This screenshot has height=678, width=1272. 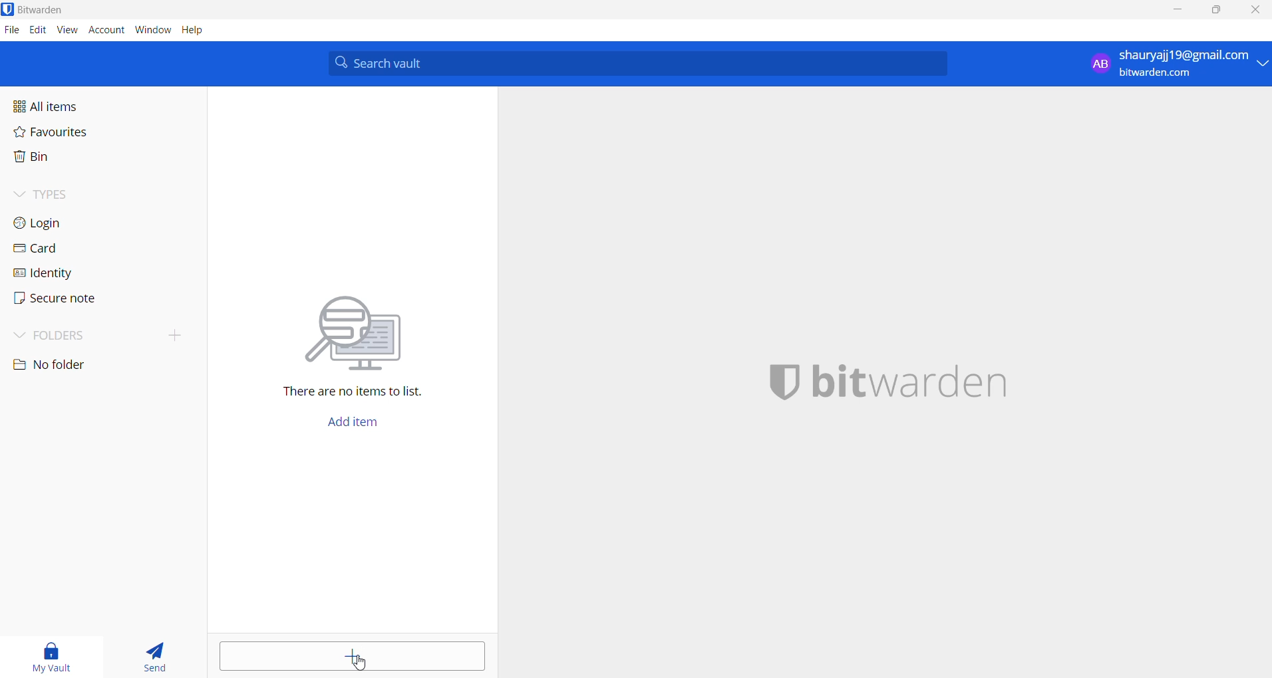 What do you see at coordinates (107, 31) in the screenshot?
I see `account` at bounding box center [107, 31].